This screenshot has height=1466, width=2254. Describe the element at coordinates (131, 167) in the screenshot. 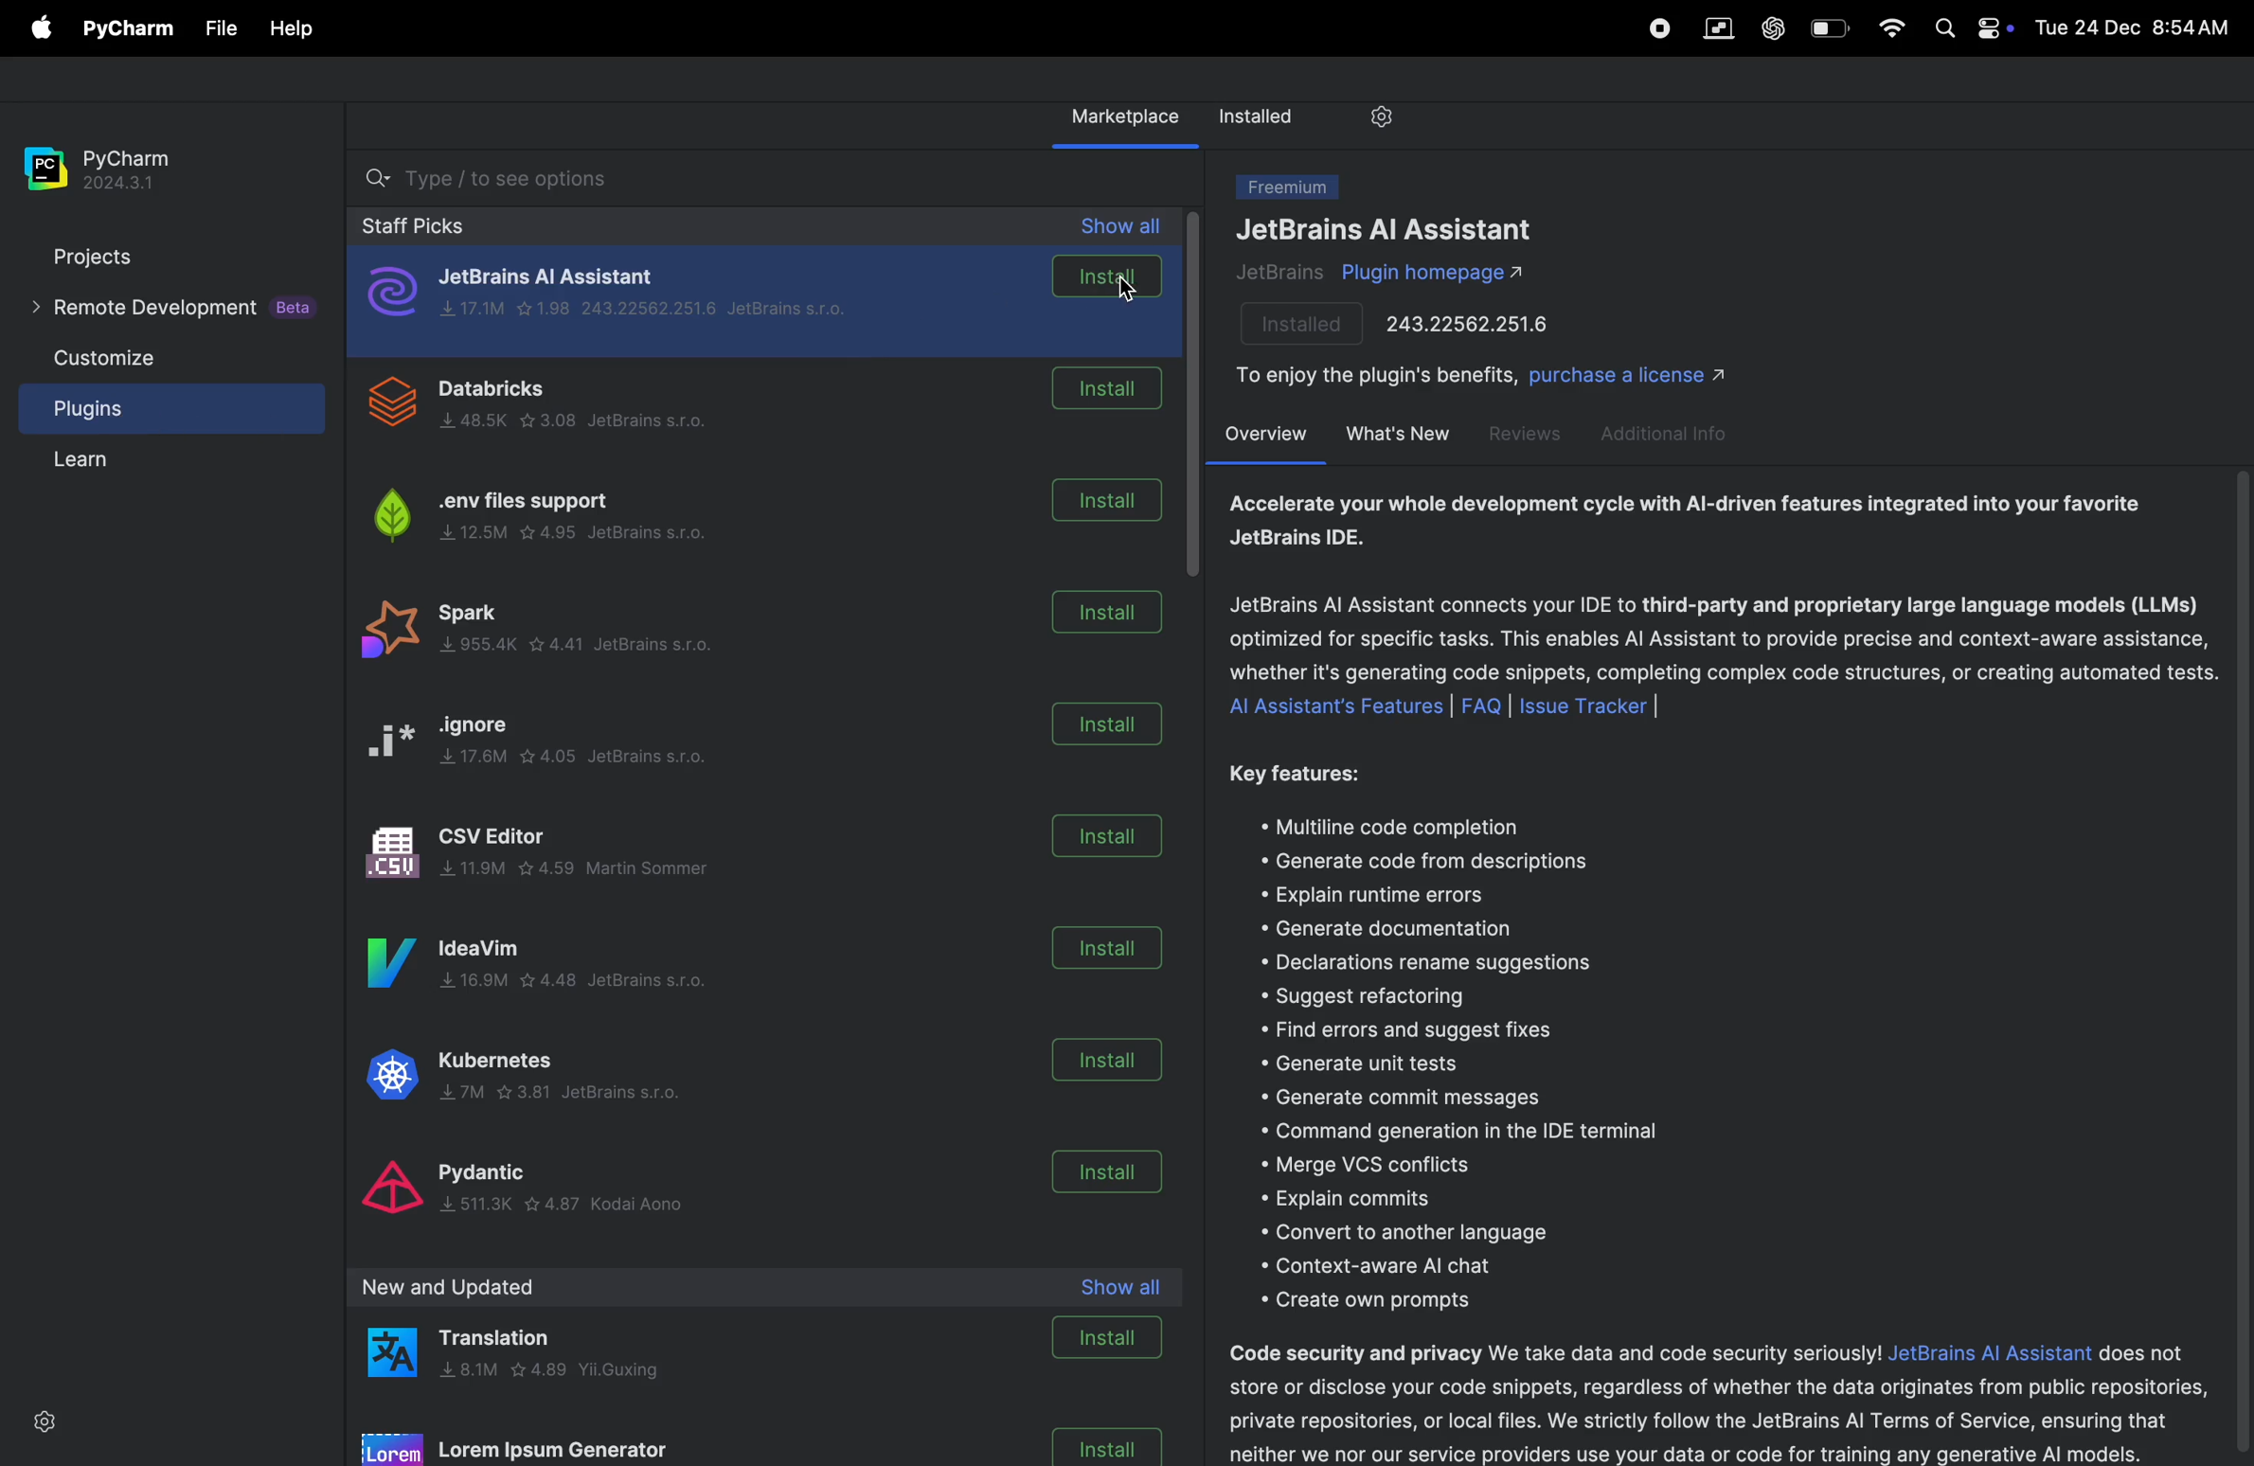

I see `pycharm version` at that location.